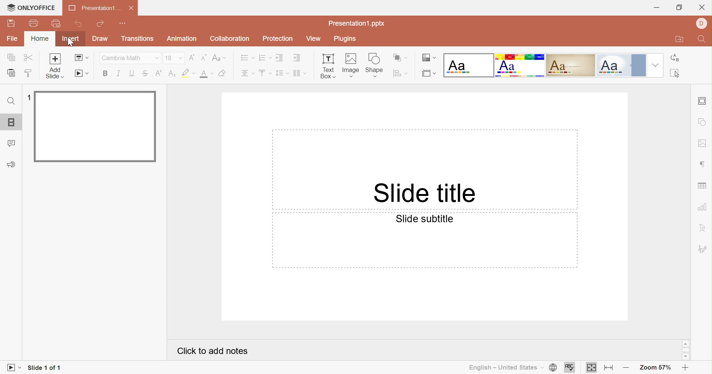 This screenshot has width=712, height=374. Describe the element at coordinates (553, 368) in the screenshot. I see `Set document language` at that location.